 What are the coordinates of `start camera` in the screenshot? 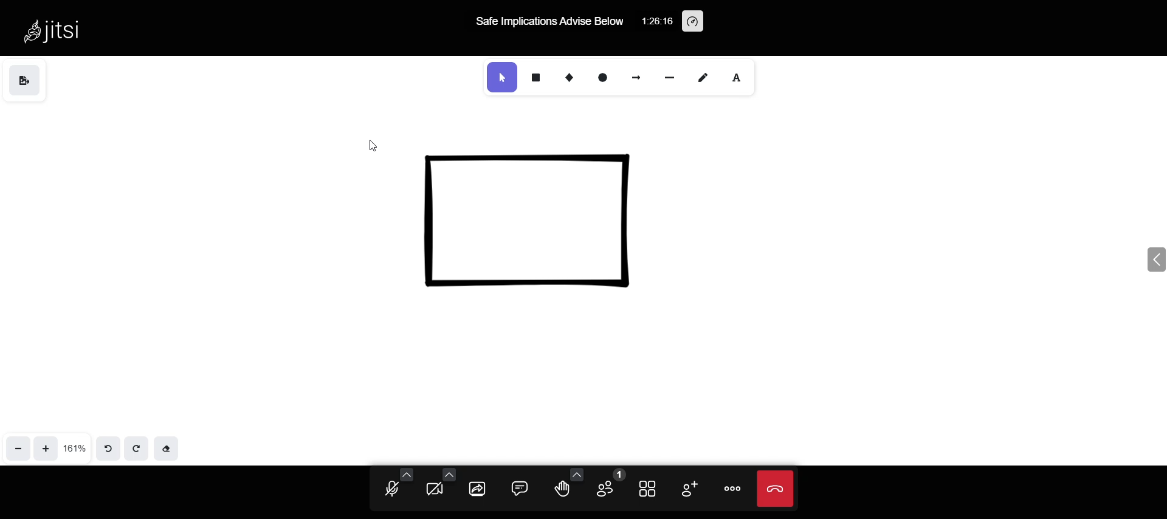 It's located at (434, 489).